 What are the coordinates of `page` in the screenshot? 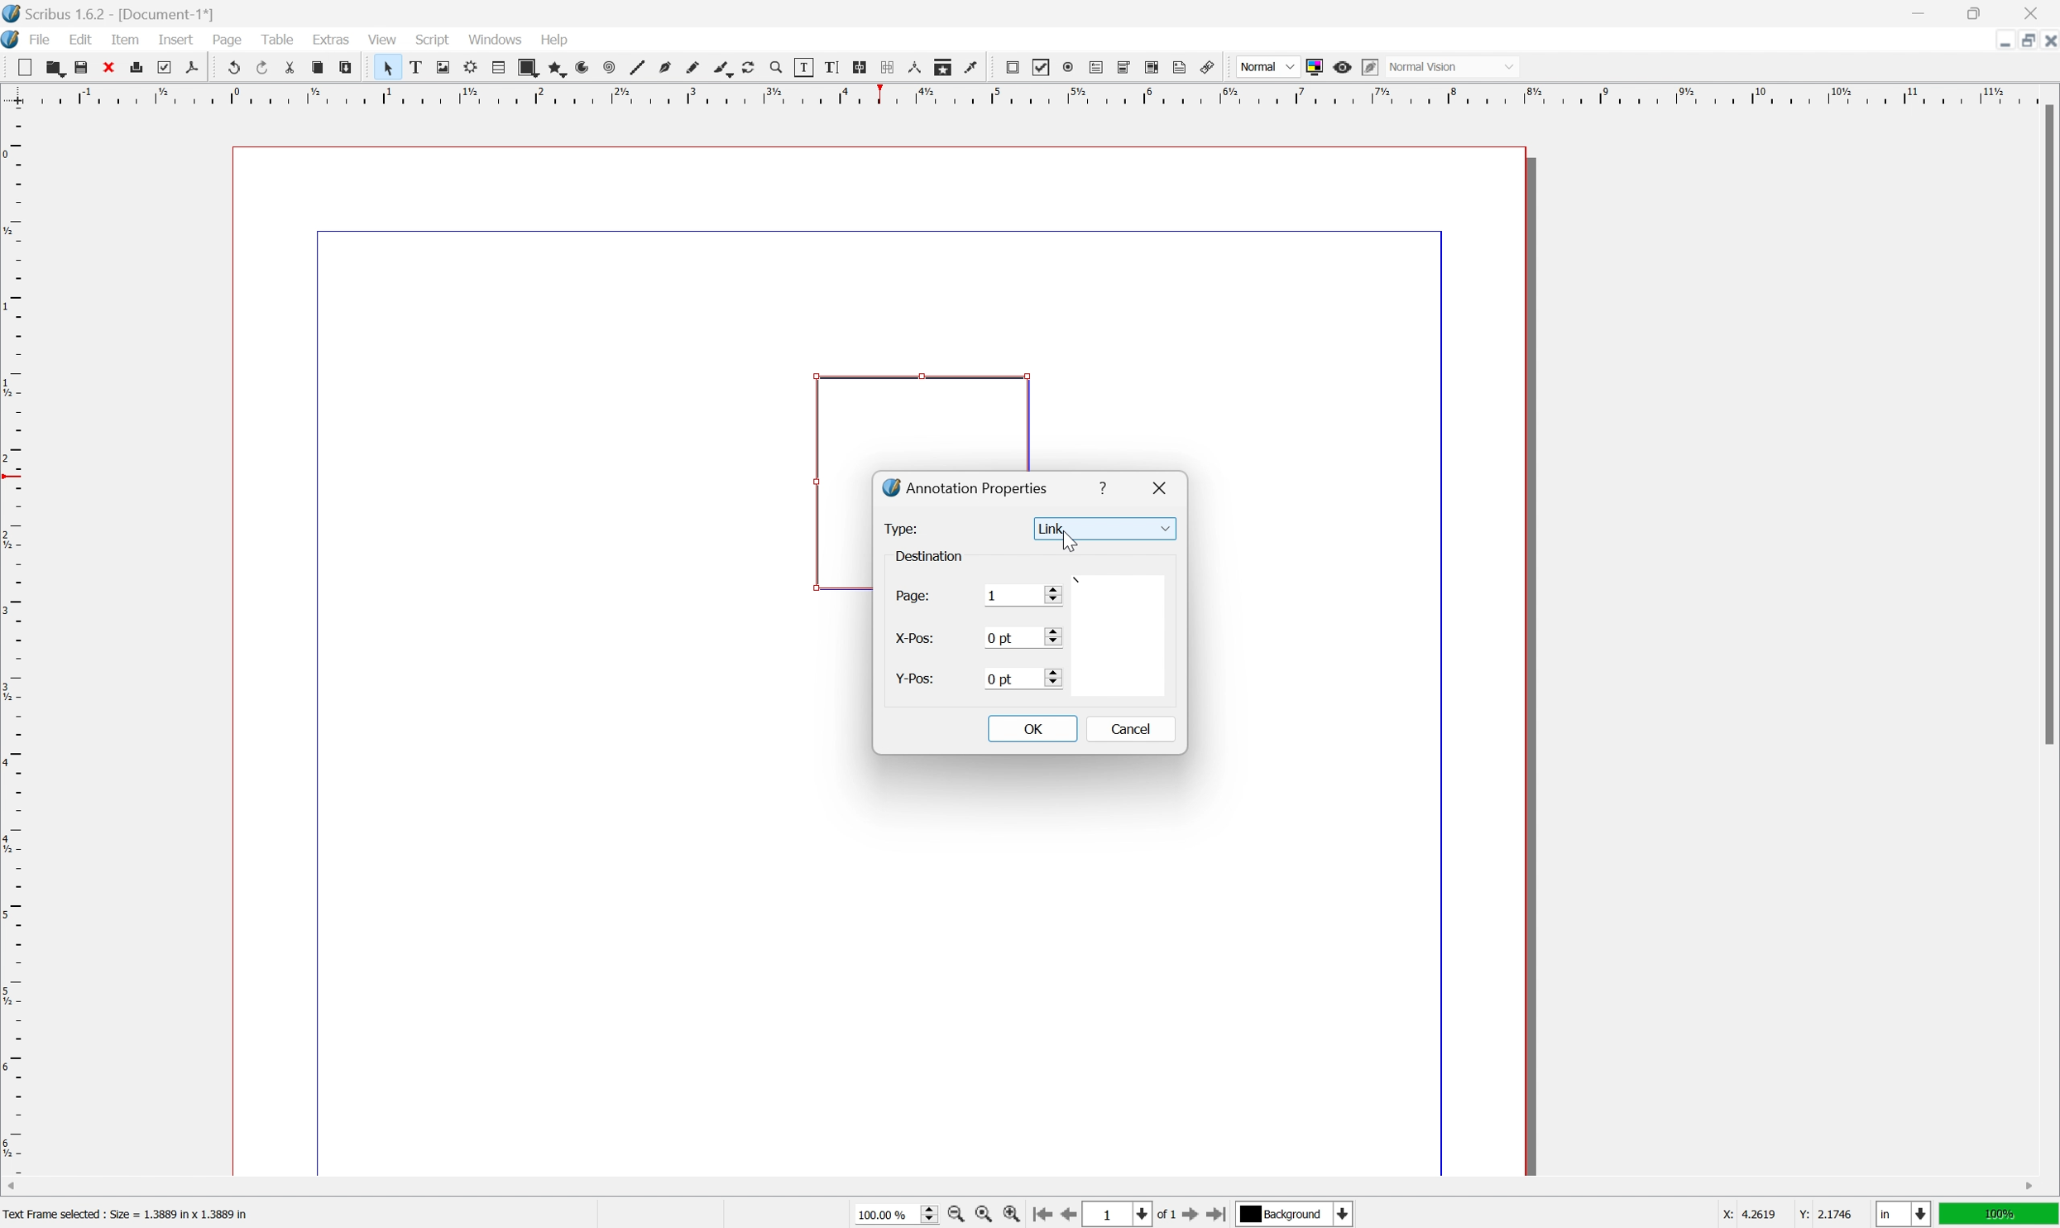 It's located at (227, 40).